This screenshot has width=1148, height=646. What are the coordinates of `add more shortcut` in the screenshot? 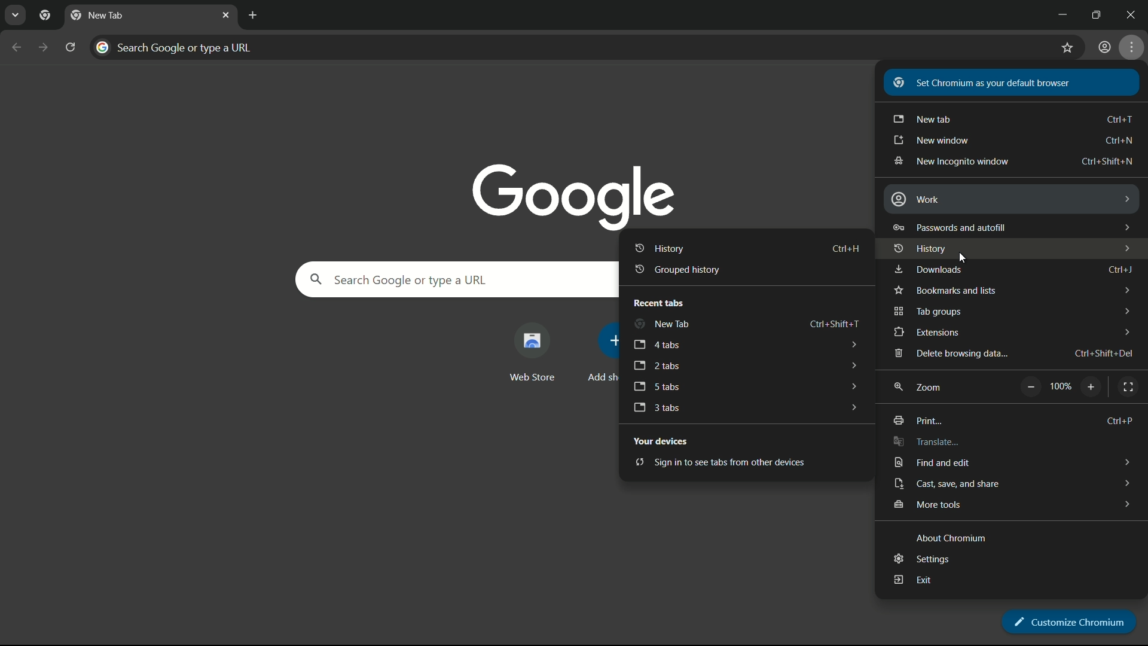 It's located at (602, 354).